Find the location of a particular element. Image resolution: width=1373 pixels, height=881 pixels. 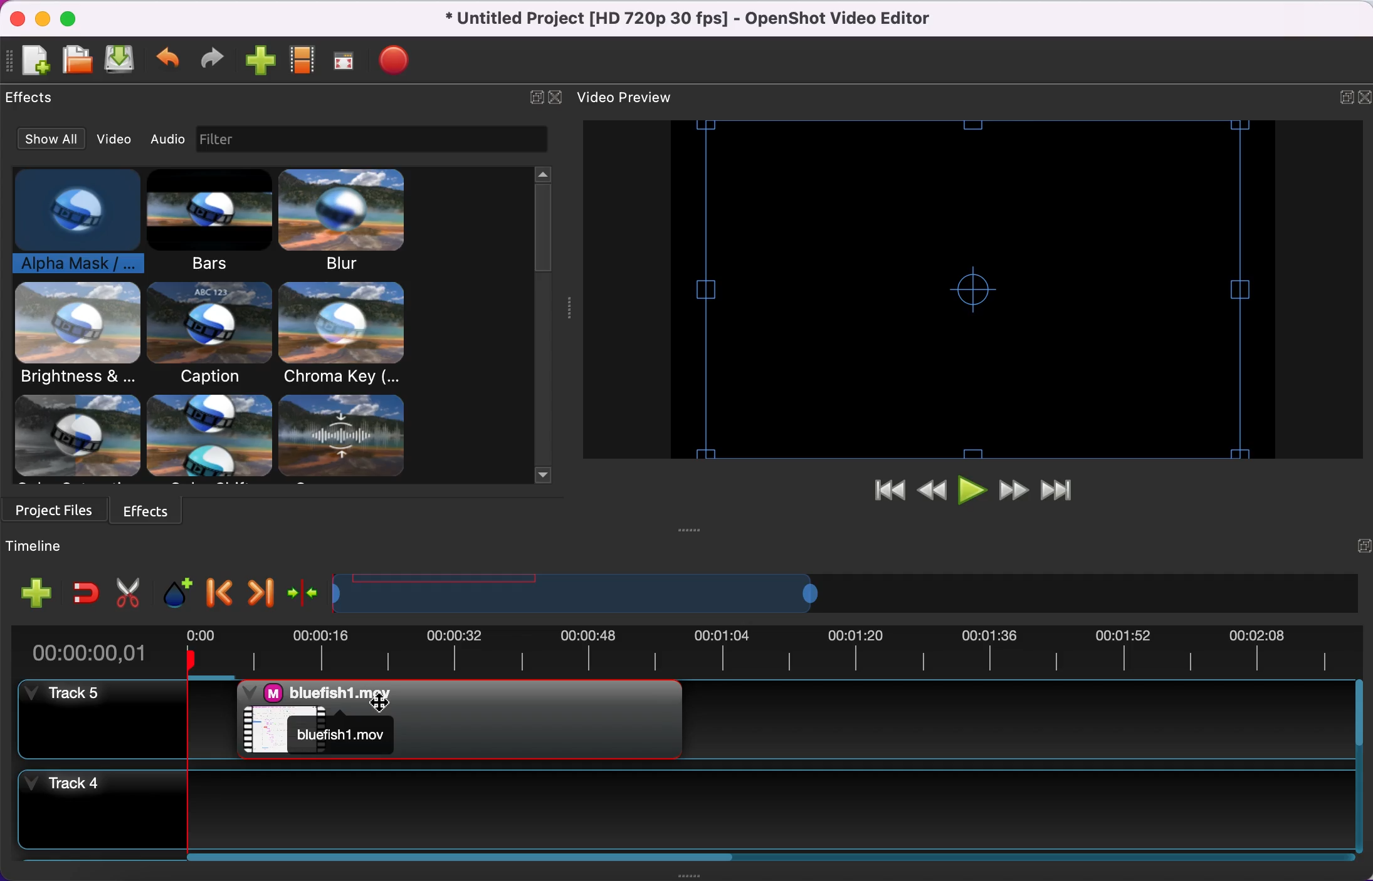

timeline is located at coordinates (824, 594).